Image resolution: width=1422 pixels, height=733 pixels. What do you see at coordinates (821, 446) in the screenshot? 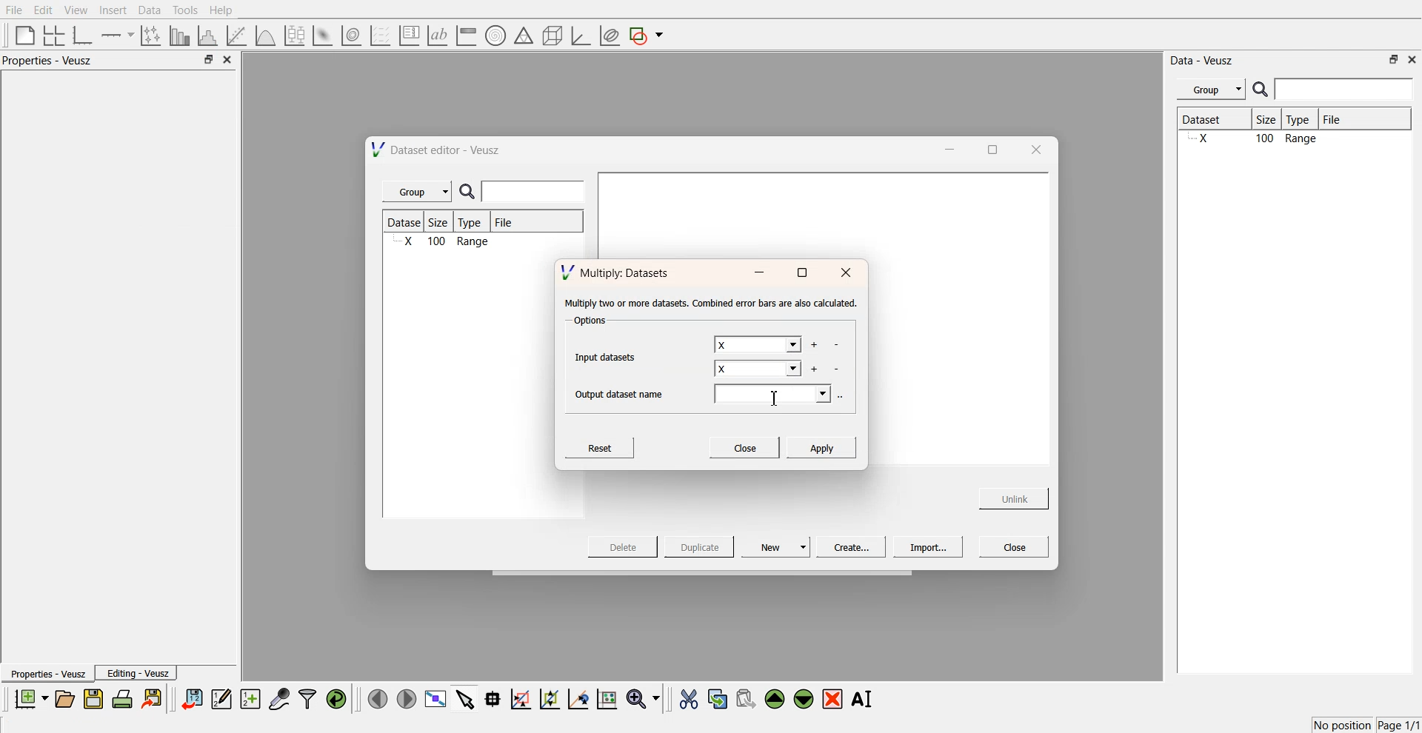
I see `Apply` at bounding box center [821, 446].